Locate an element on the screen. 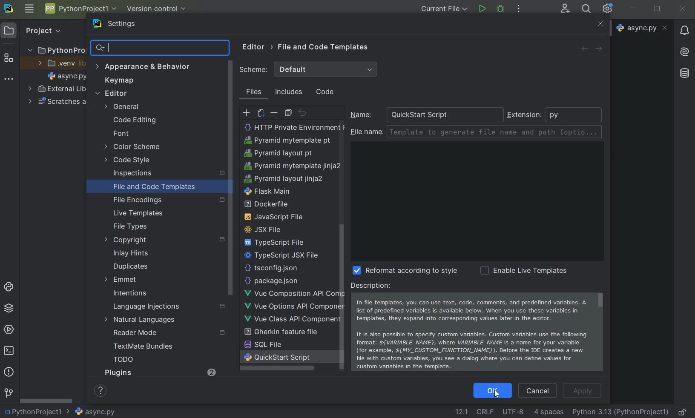  pyramid mytemplate jinja2 is located at coordinates (292, 344).